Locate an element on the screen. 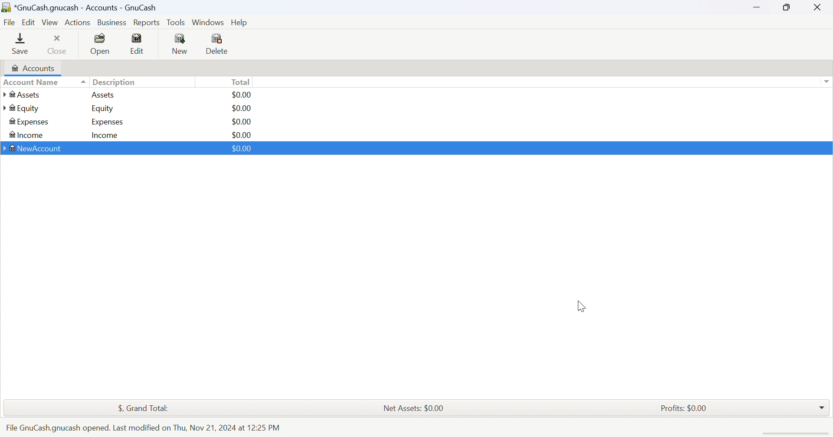 The height and width of the screenshot is (437, 833). $0.00 is located at coordinates (242, 135).